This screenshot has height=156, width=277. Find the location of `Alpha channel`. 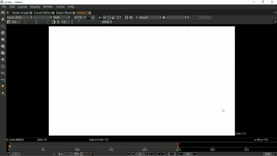

Alpha channel is located at coordinates (43, 17).